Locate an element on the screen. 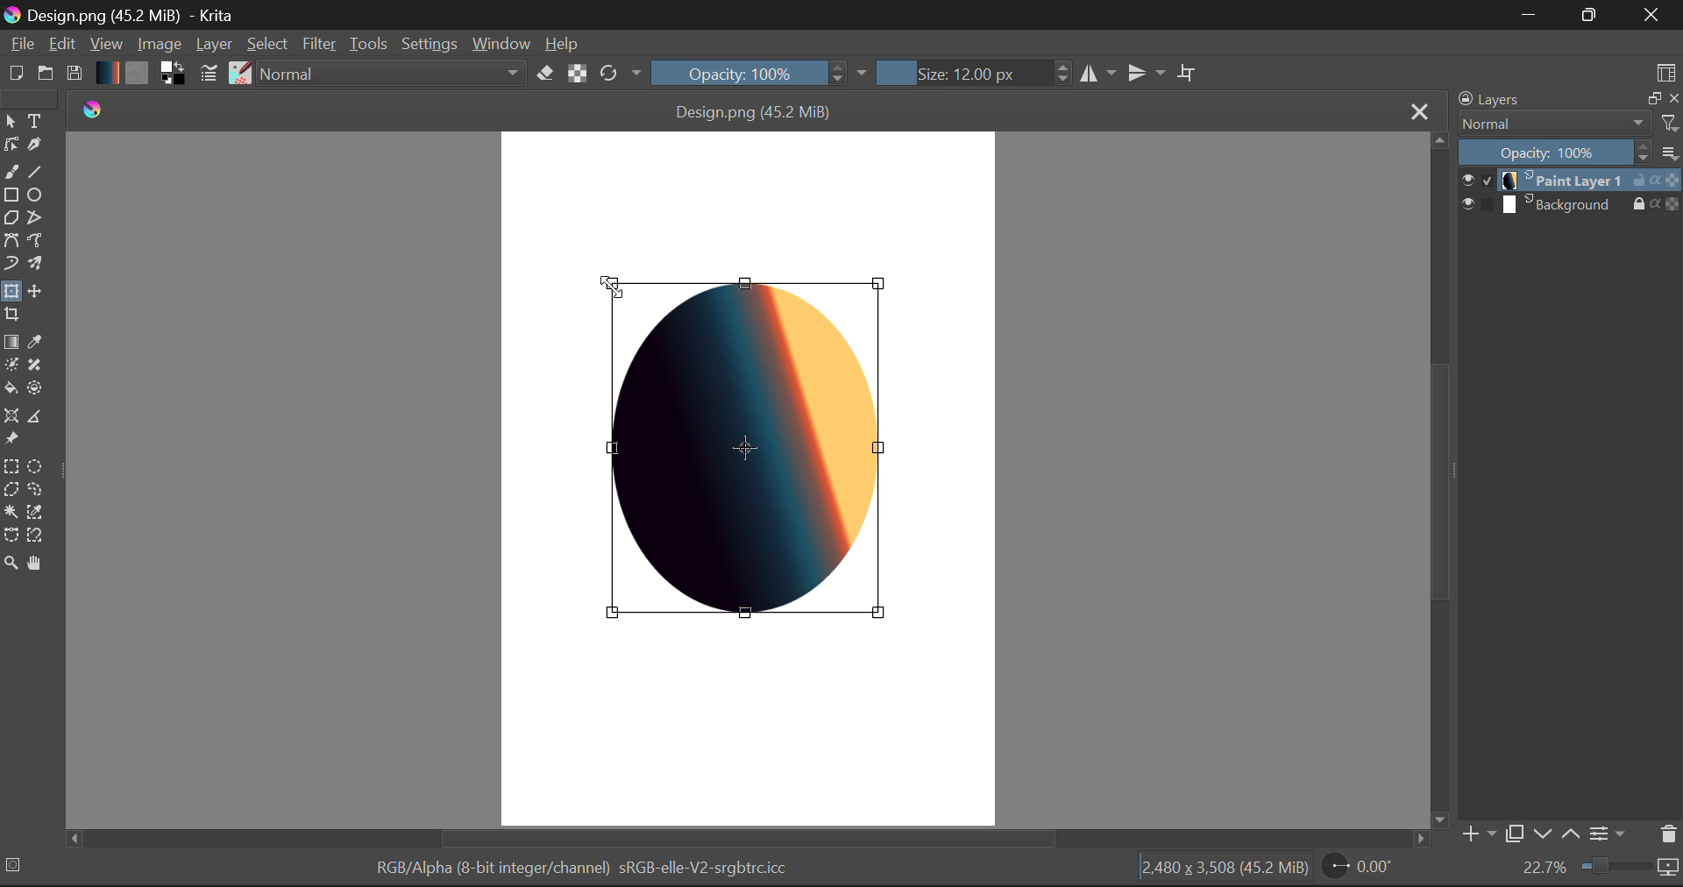 Image resolution: width=1683 pixels, height=887 pixels. Close is located at coordinates (1655, 15).